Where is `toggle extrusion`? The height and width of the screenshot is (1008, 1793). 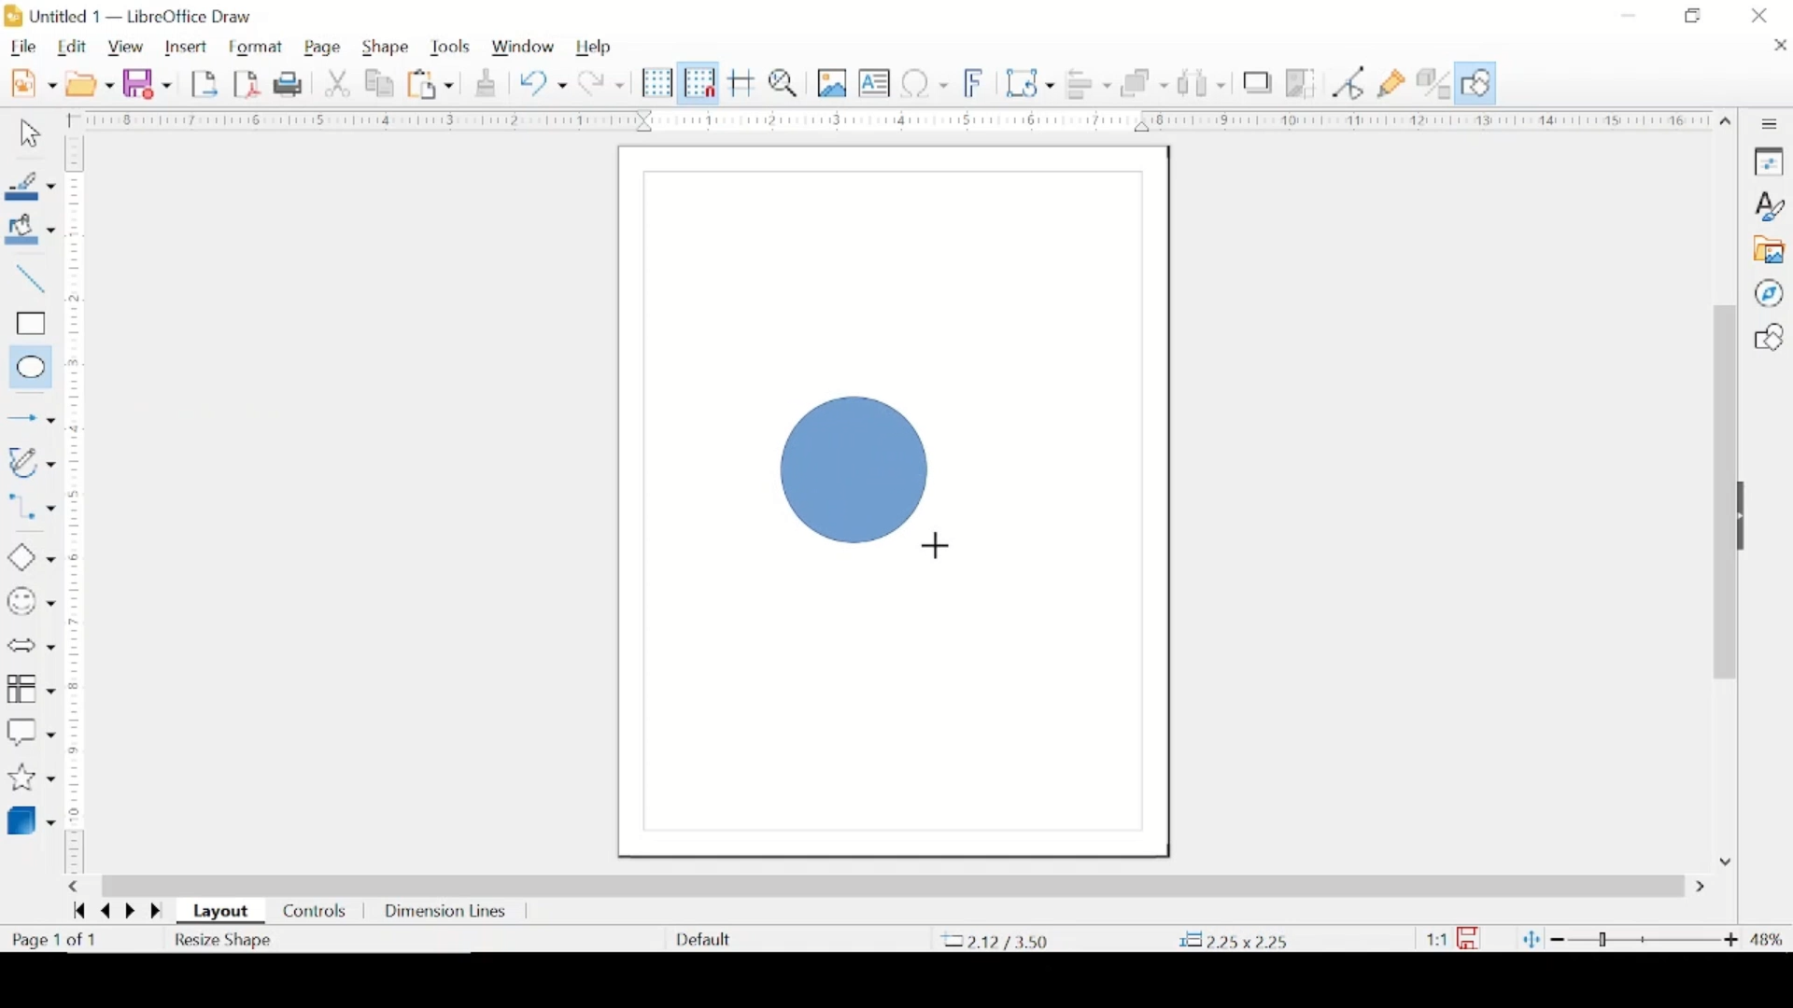
toggle extrusion is located at coordinates (1434, 83).